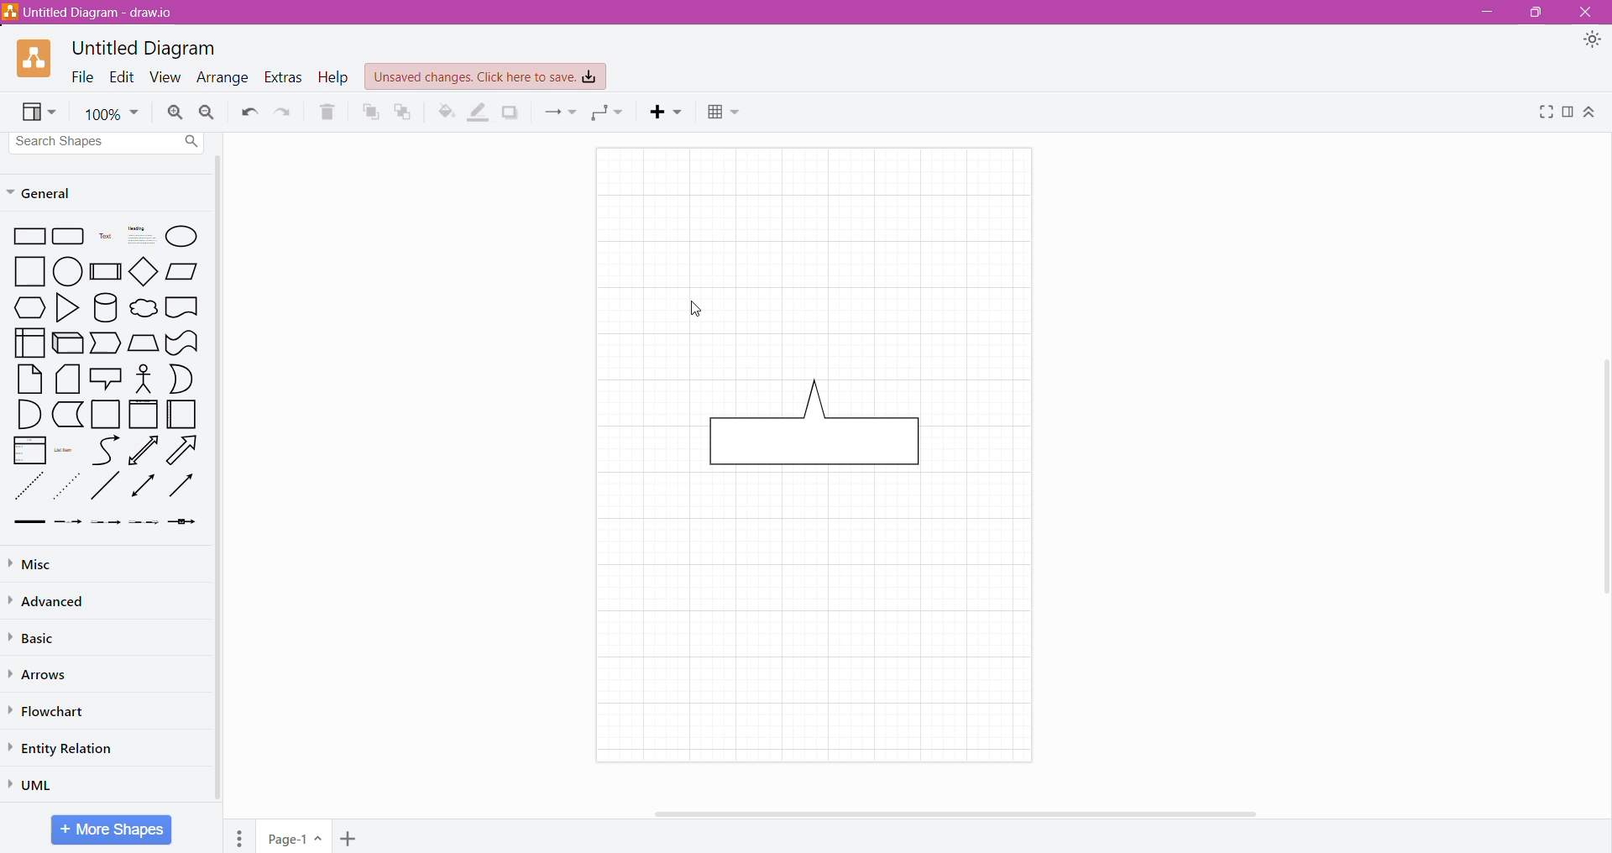  Describe the element at coordinates (1592, 113) in the screenshot. I see `Expand/Collapse` at that location.